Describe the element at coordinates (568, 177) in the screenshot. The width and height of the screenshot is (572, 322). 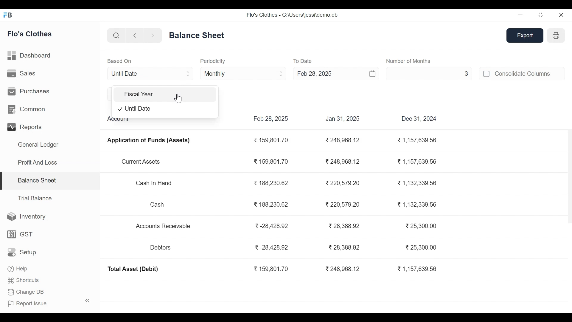
I see `scrollbar` at that location.